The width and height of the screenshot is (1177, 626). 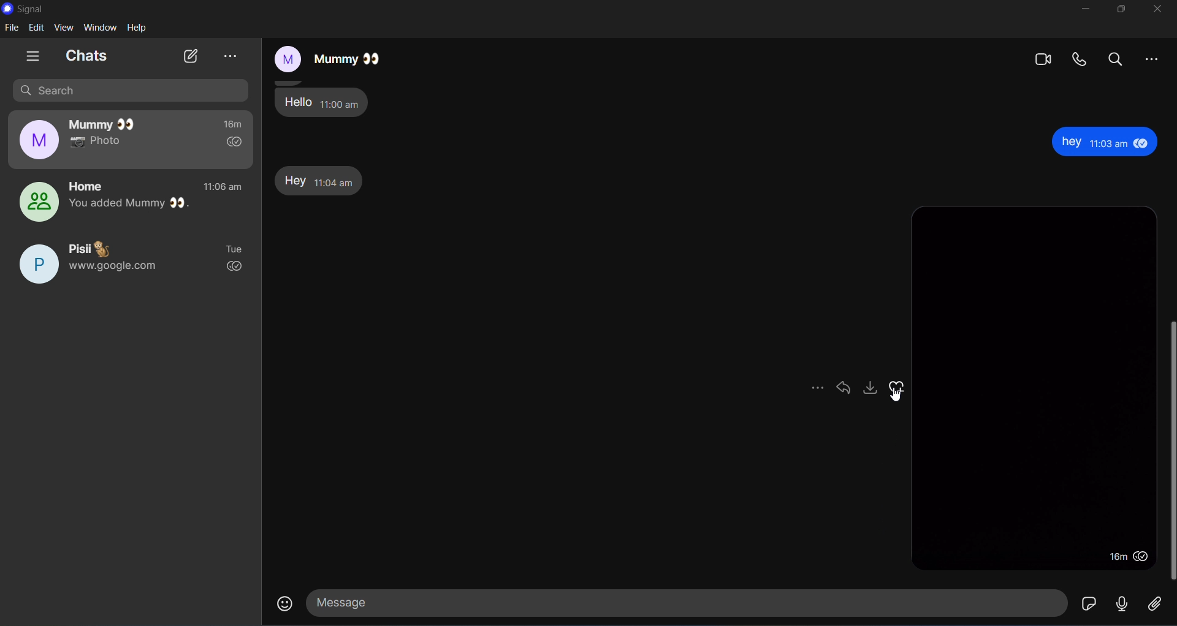 What do you see at coordinates (329, 102) in the screenshot?
I see `Hello message` at bounding box center [329, 102].